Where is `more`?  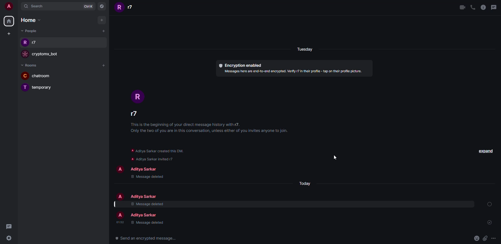 more is located at coordinates (493, 239).